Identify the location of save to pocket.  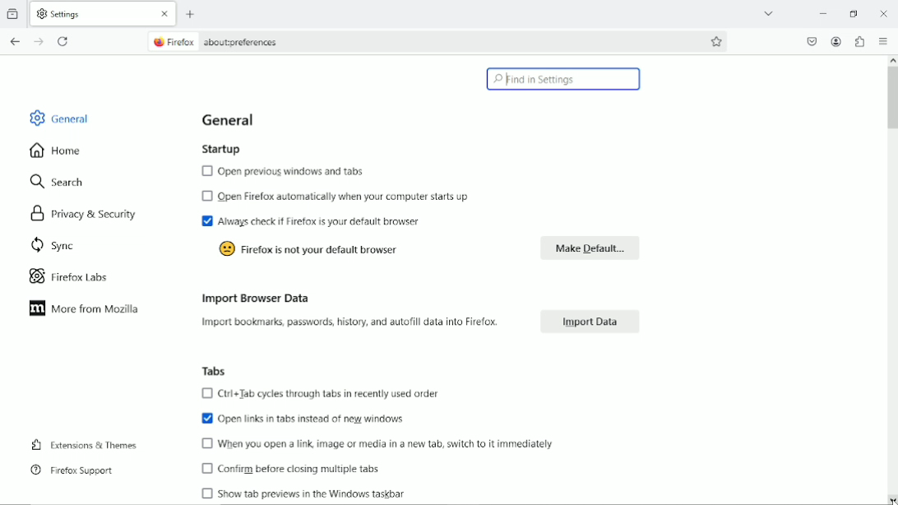
(812, 42).